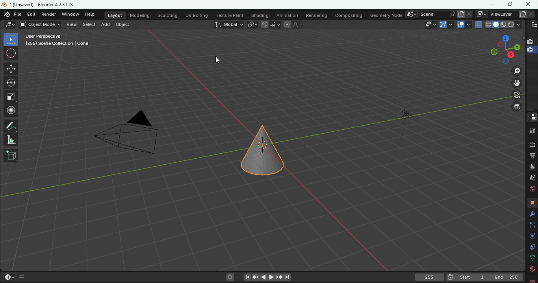 Image resolution: width=538 pixels, height=283 pixels. Describe the element at coordinates (253, 151) in the screenshot. I see `Workspace` at that location.